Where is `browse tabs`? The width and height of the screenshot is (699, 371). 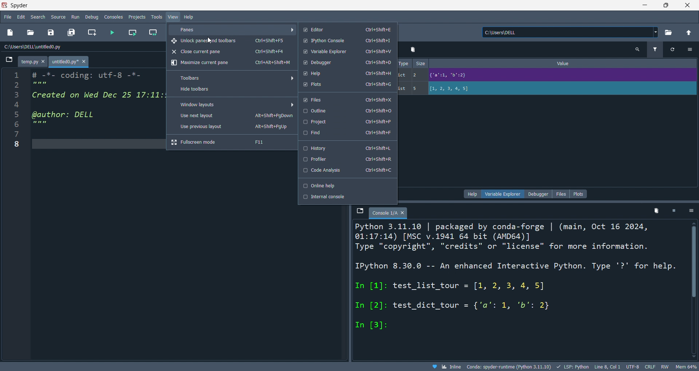 browse tabs is located at coordinates (8, 61).